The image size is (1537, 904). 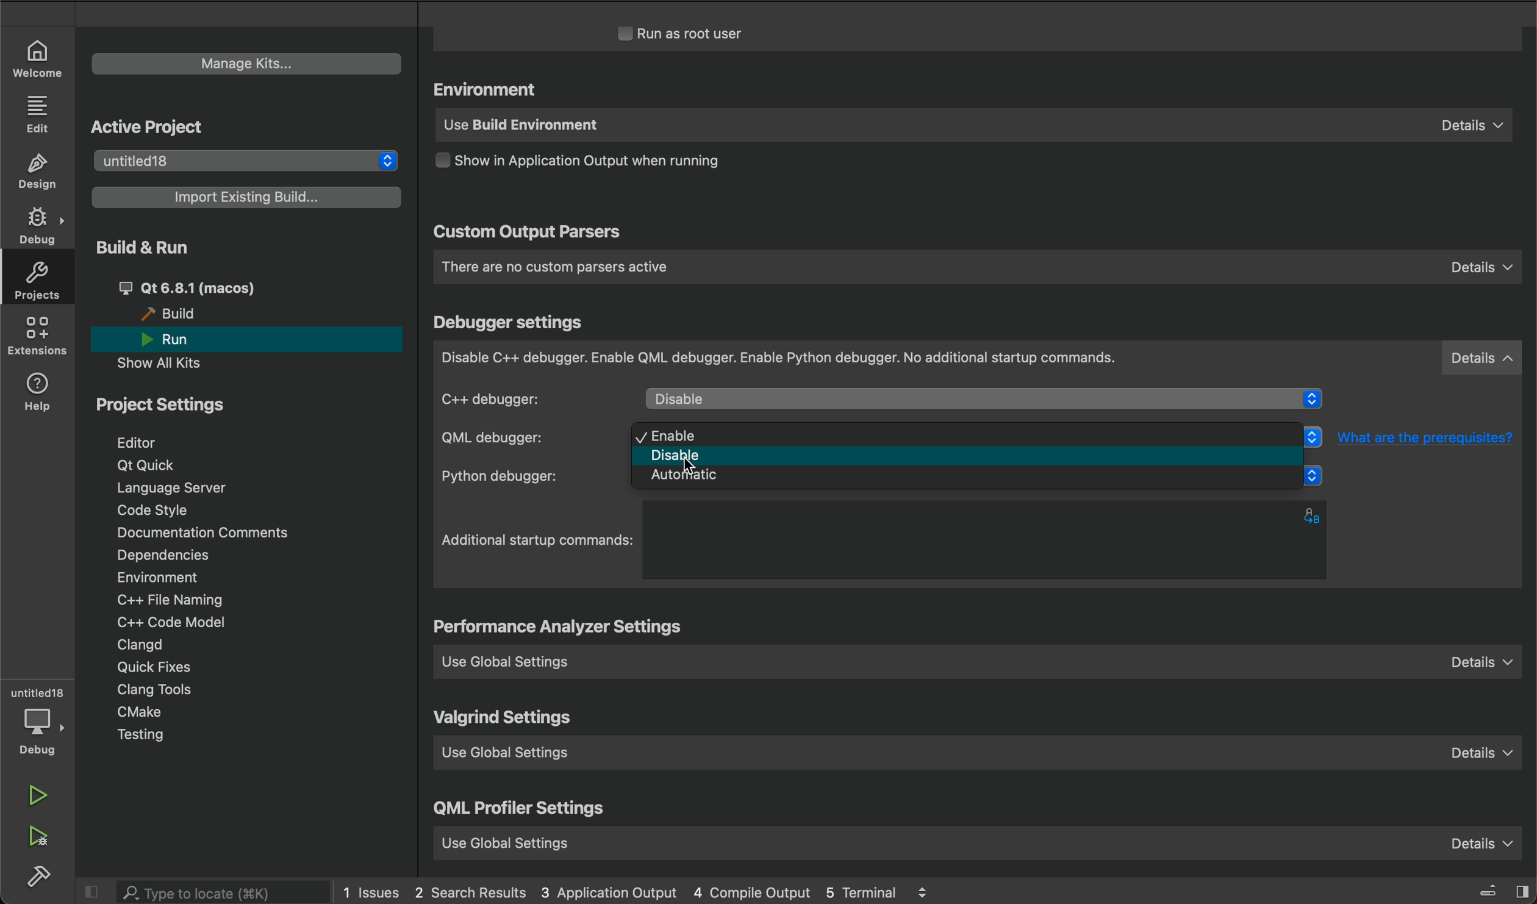 What do you see at coordinates (182, 488) in the screenshot?
I see `language` at bounding box center [182, 488].